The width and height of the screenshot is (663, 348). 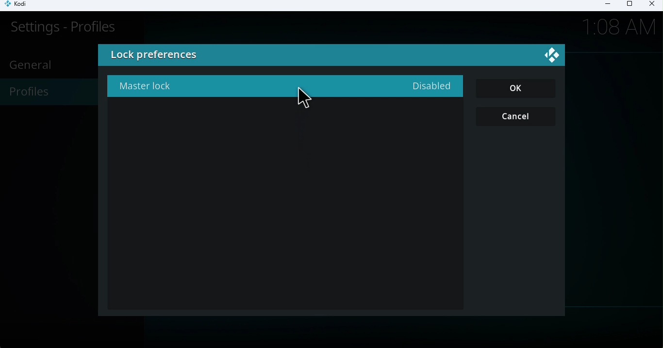 What do you see at coordinates (308, 101) in the screenshot?
I see `cursor` at bounding box center [308, 101].